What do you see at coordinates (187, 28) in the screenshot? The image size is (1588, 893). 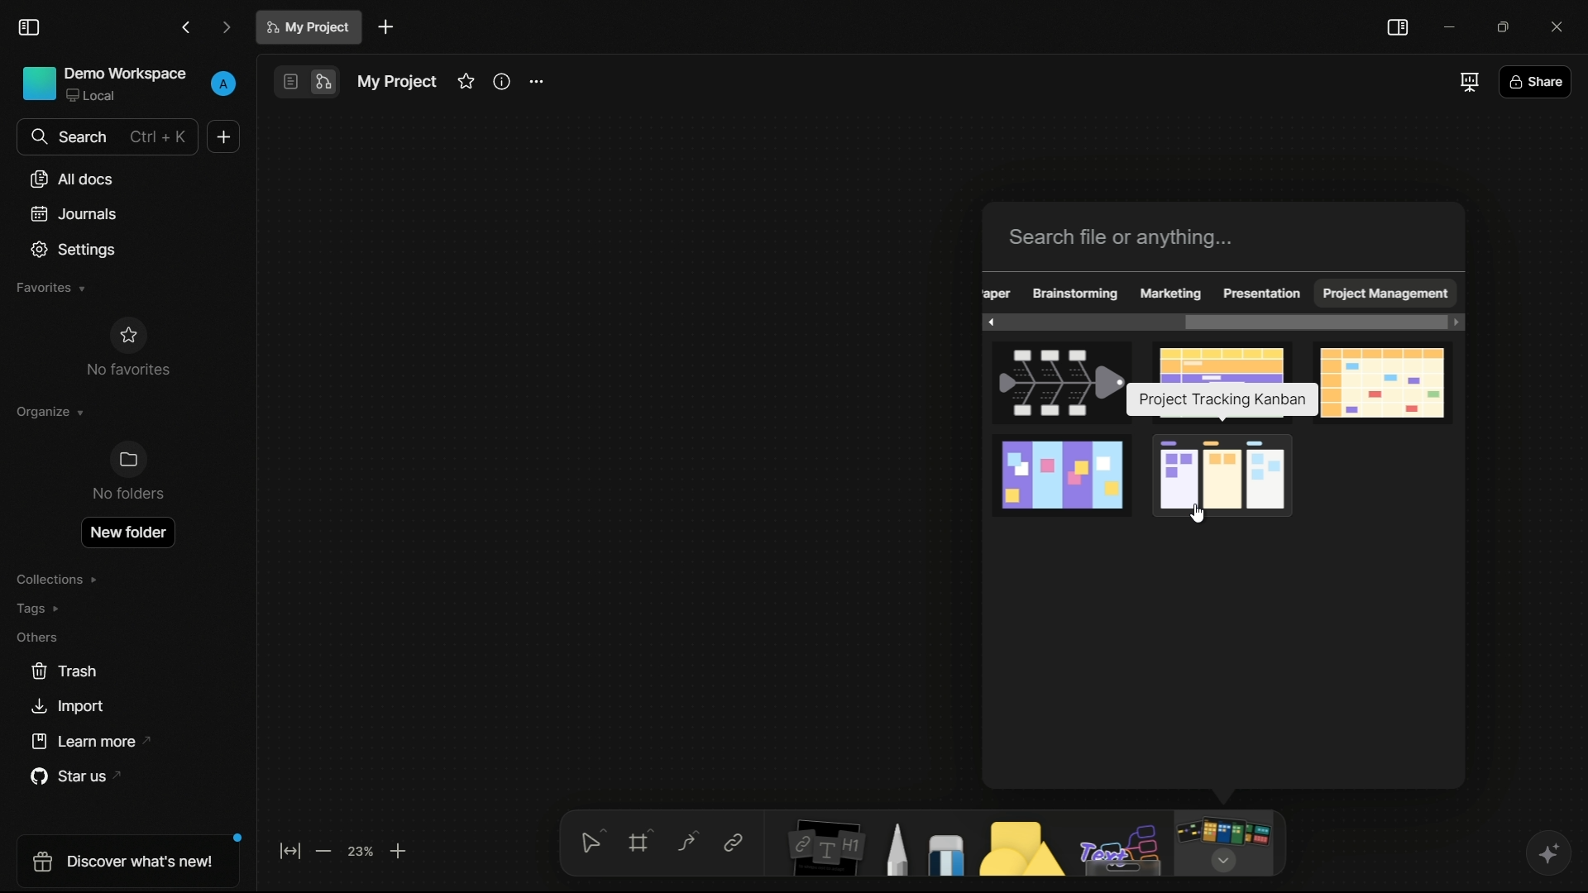 I see `back` at bounding box center [187, 28].